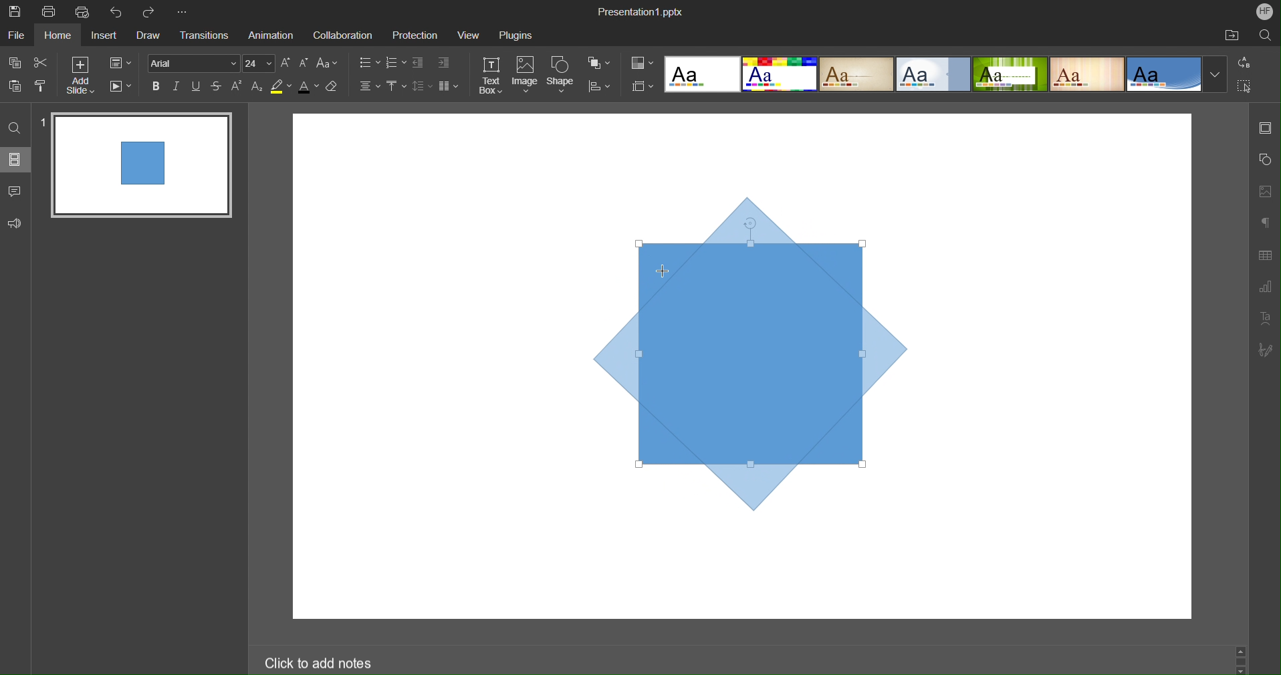  Describe the element at coordinates (1264, 191) in the screenshot. I see `Image Settings` at that location.